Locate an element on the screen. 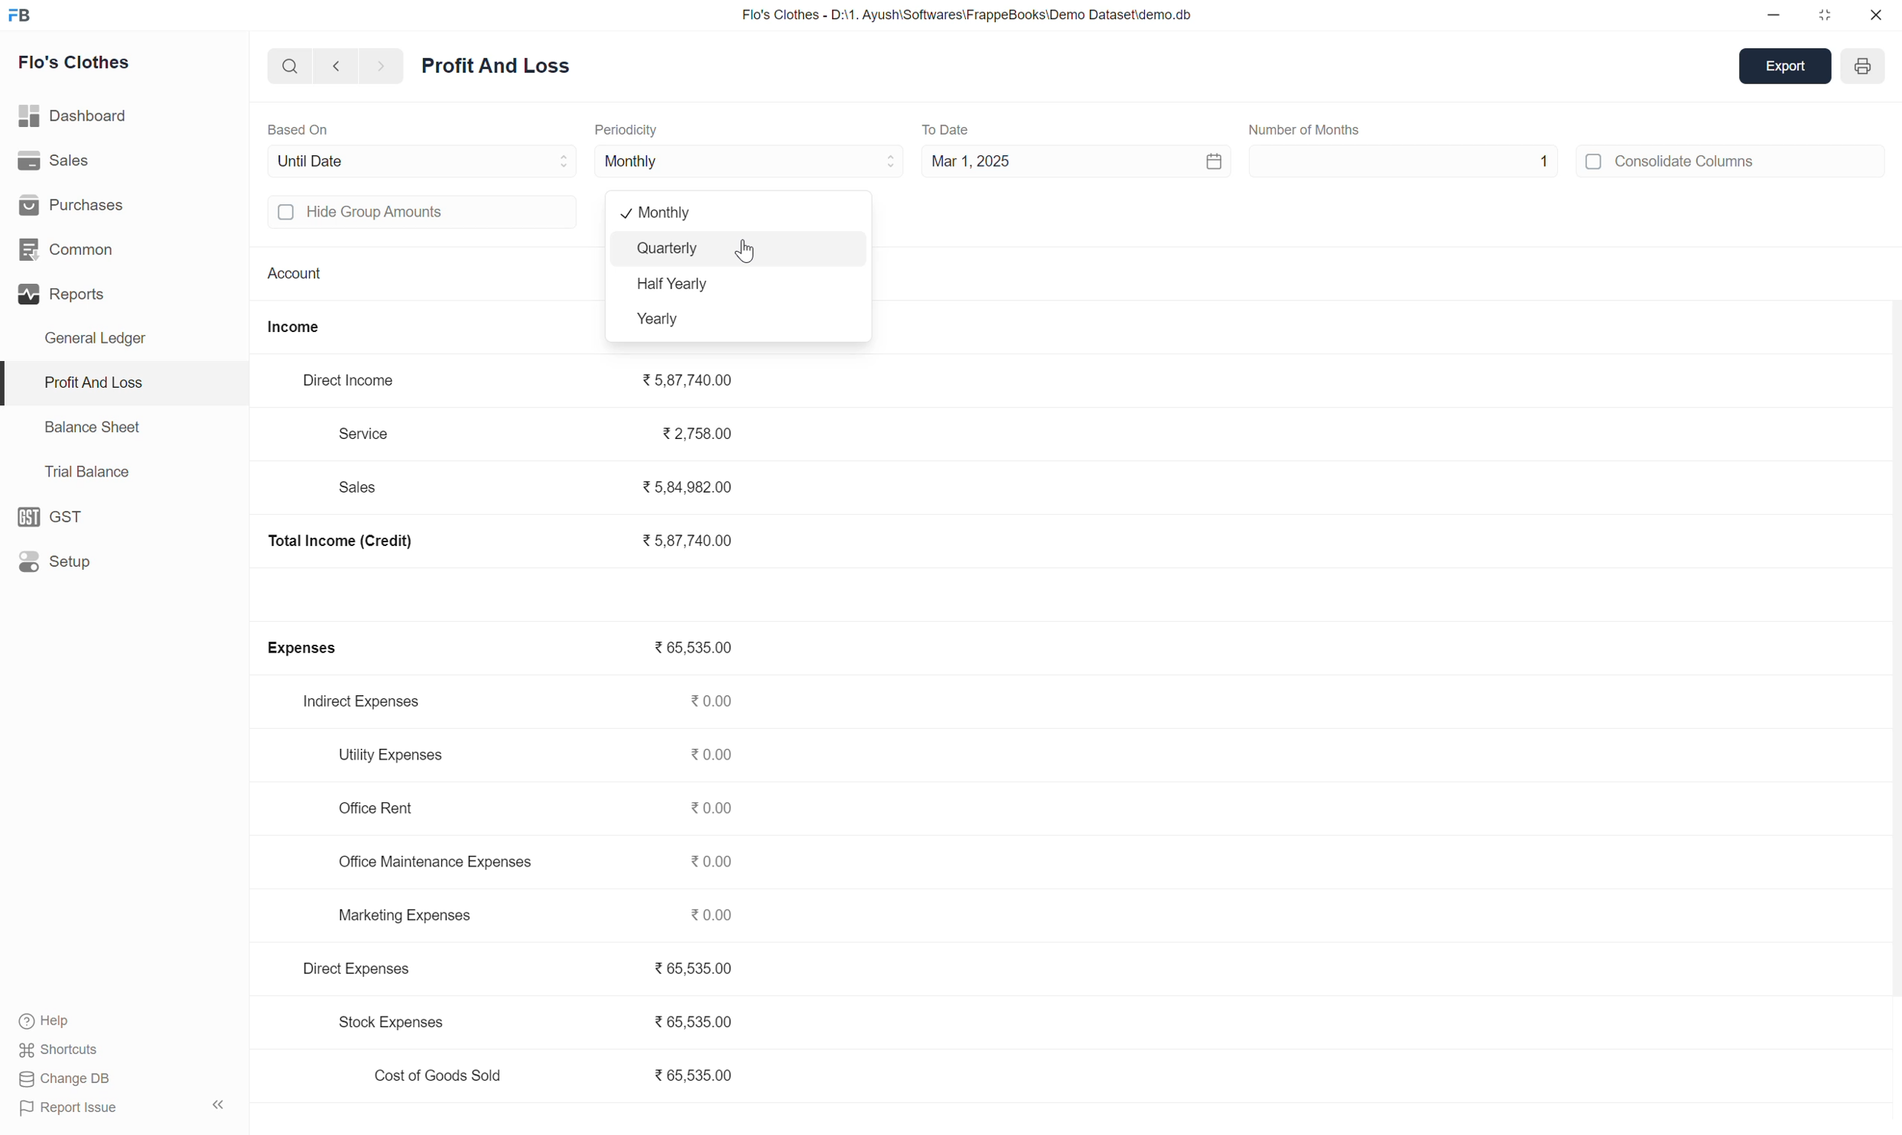 The width and height of the screenshot is (1902, 1135). Profit And Loss is located at coordinates (86, 383).